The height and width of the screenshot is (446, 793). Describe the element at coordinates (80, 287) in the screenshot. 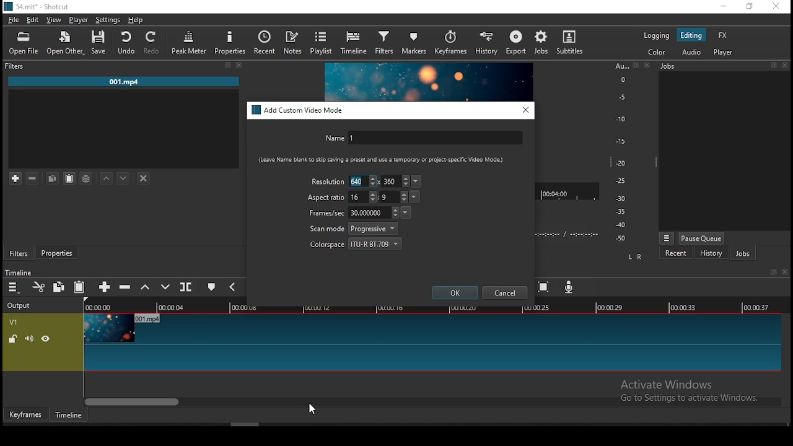

I see `paste` at that location.